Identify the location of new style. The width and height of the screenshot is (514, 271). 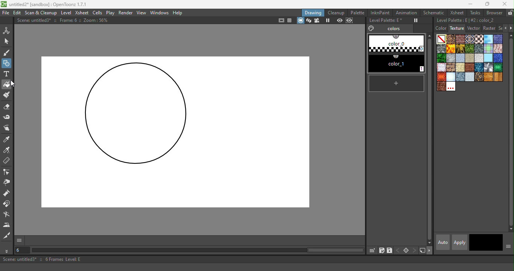
(422, 251).